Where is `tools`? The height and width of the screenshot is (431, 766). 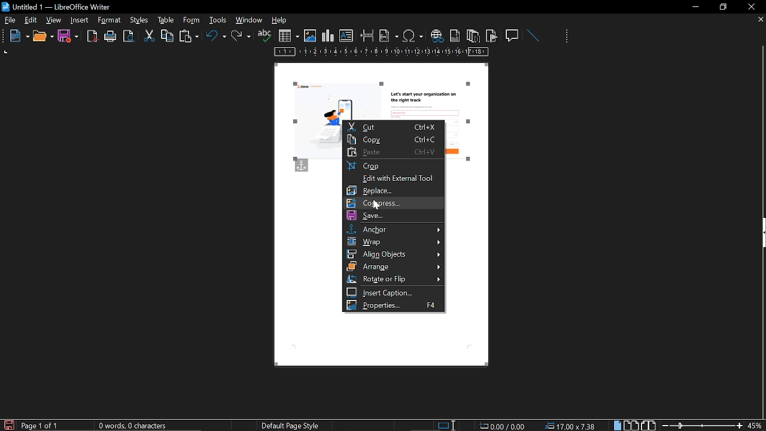 tools is located at coordinates (111, 20).